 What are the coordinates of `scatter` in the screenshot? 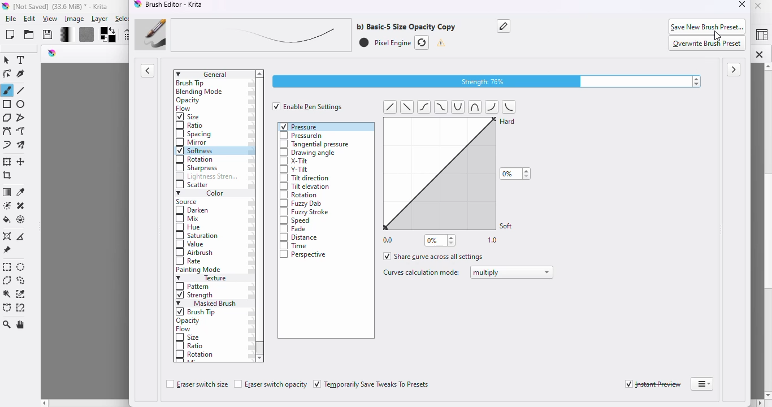 It's located at (193, 185).